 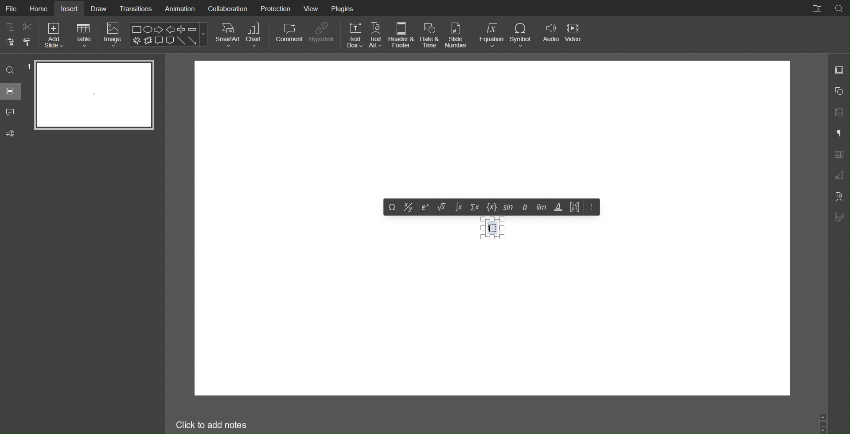 I want to click on TextArt, so click(x=839, y=195).